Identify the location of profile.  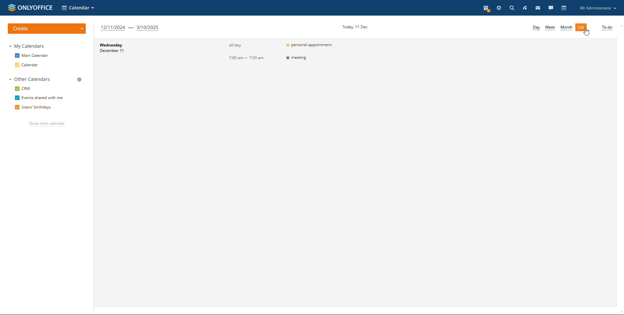
(598, 8).